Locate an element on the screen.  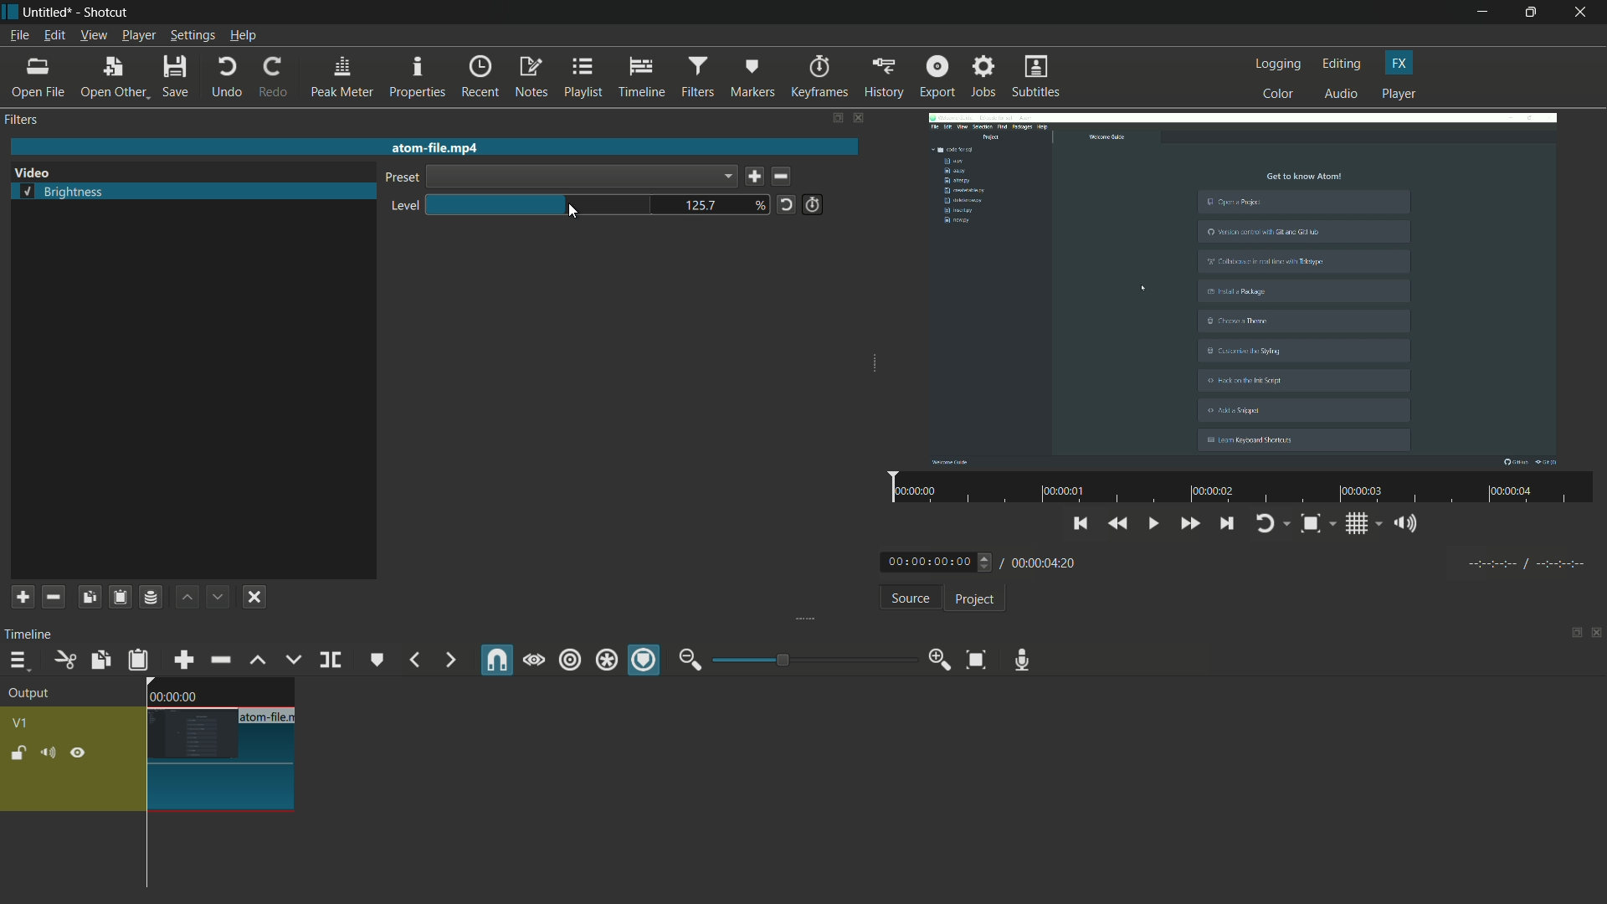
skip to the next point is located at coordinates (1227, 526).